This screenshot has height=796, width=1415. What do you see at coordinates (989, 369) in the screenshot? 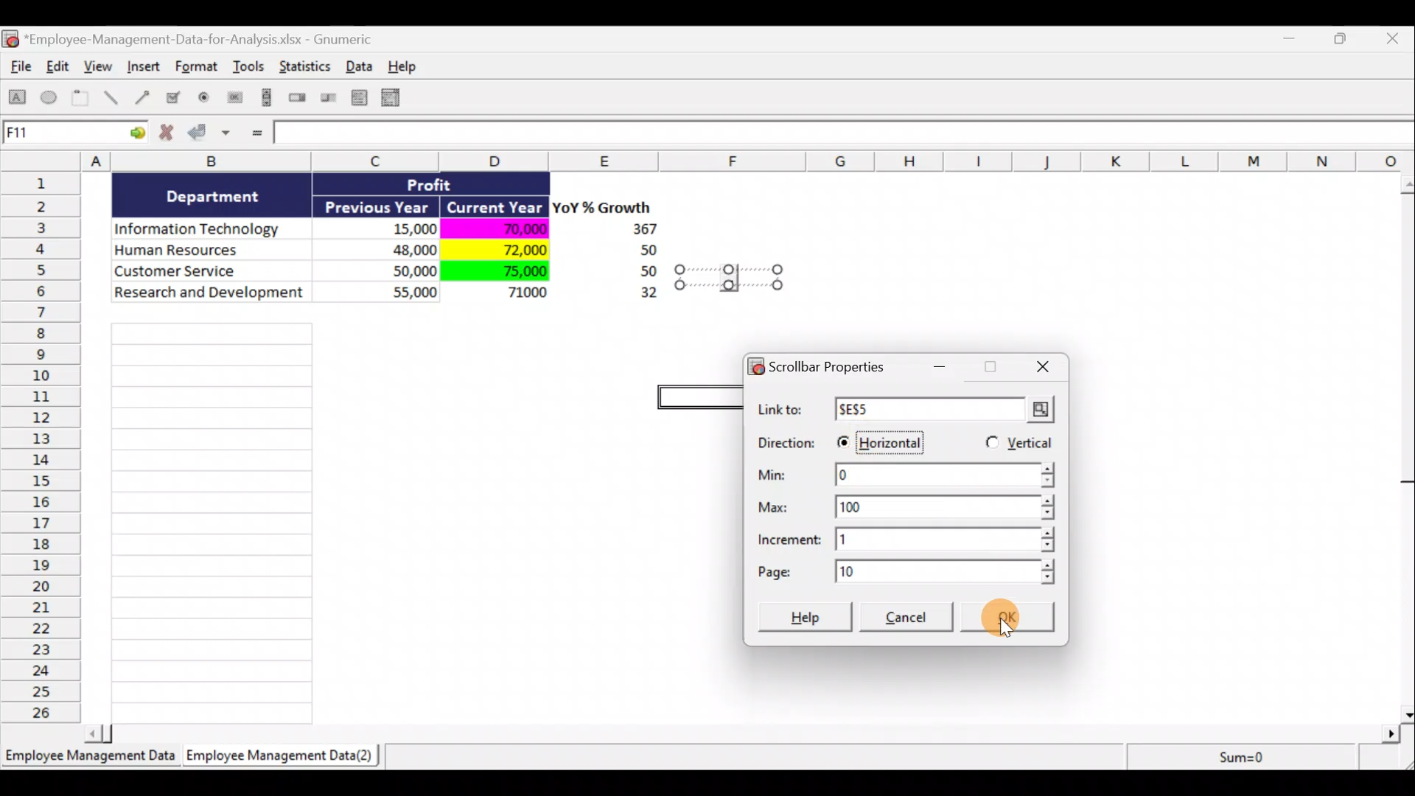
I see `Maximise` at bounding box center [989, 369].